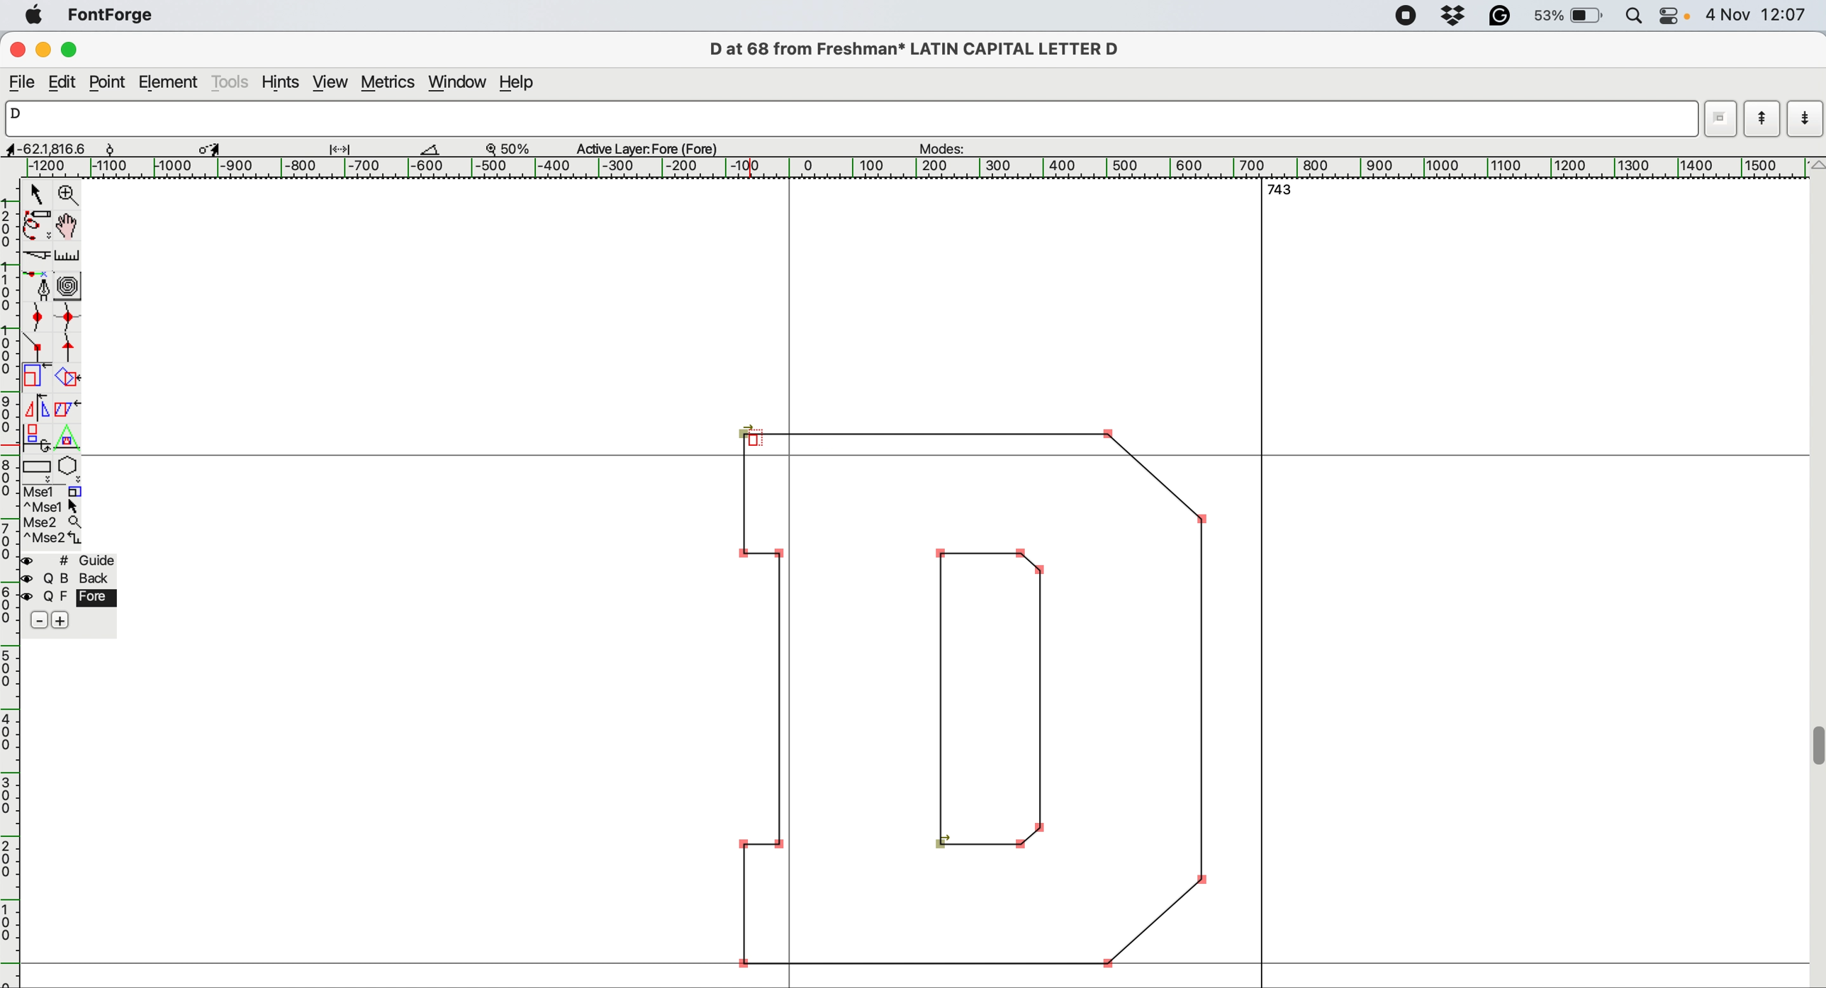 The image size is (1826, 988). Describe the element at coordinates (653, 150) in the screenshot. I see `active layer:Fore(Fore)` at that location.